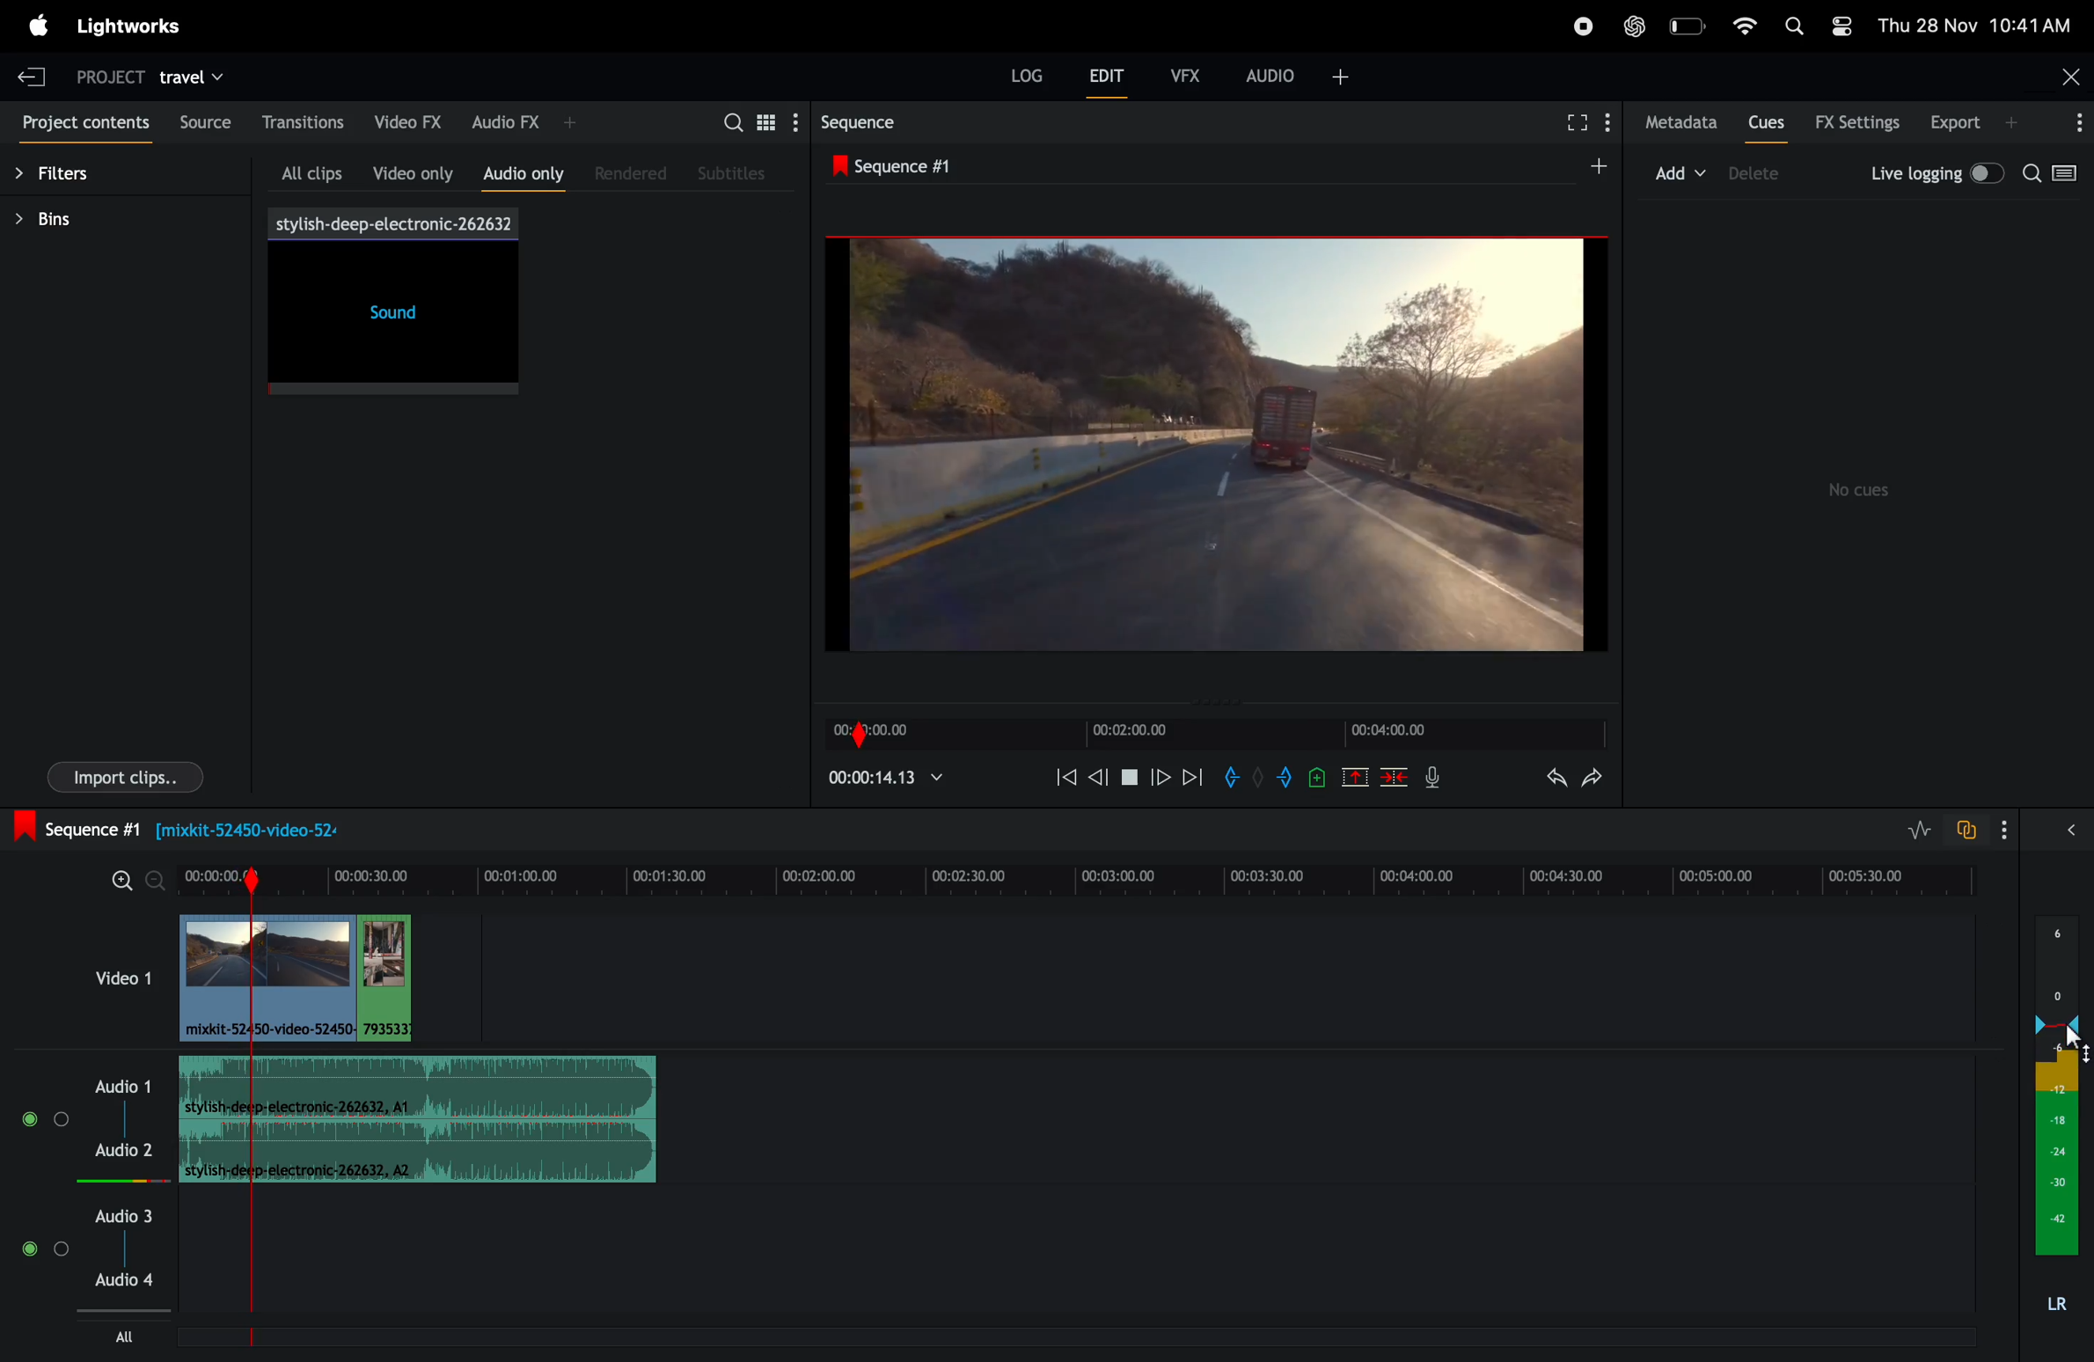 The image size is (2094, 1362). Describe the element at coordinates (37, 1119) in the screenshot. I see `Mute/Unmute track` at that location.